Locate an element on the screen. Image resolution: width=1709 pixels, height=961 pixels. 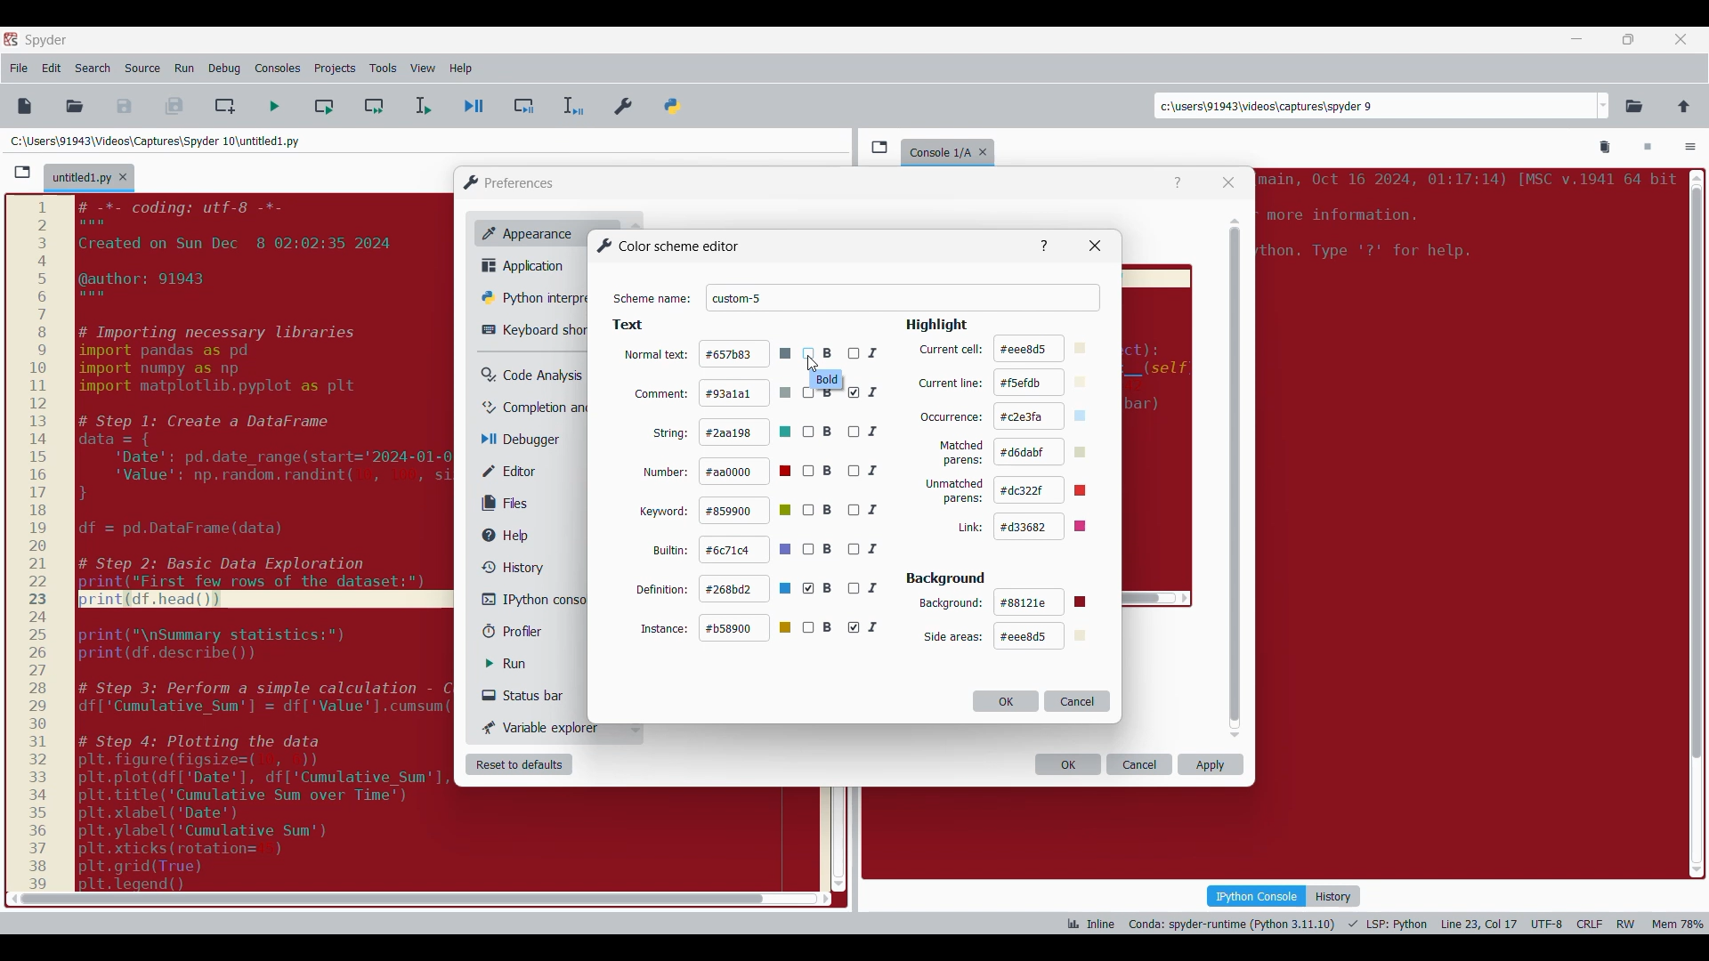
I is located at coordinates (865, 351).